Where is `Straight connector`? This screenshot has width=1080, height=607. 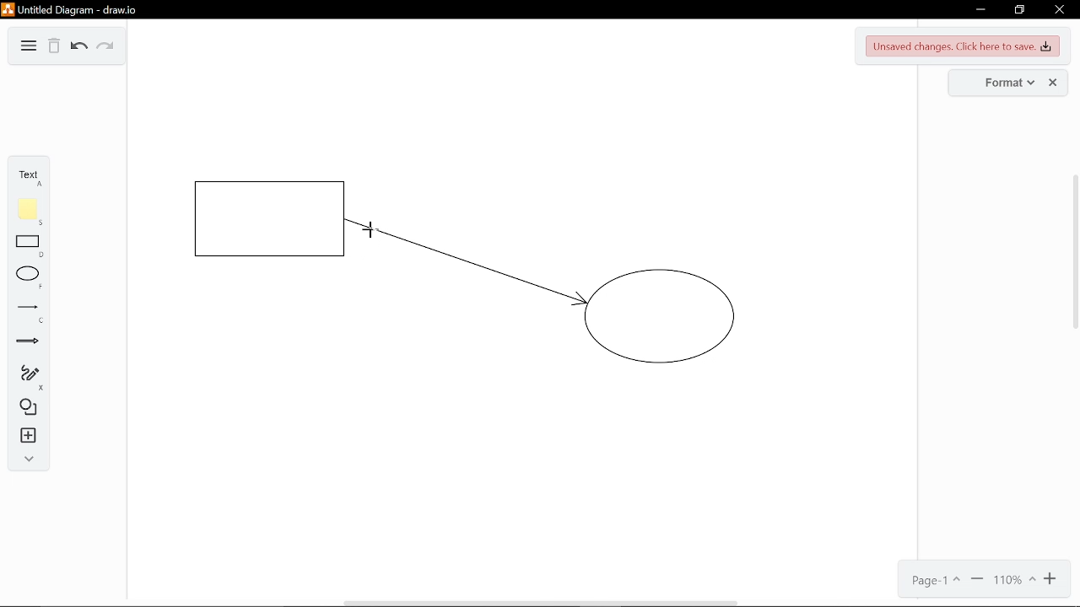
Straight connector is located at coordinates (465, 276).